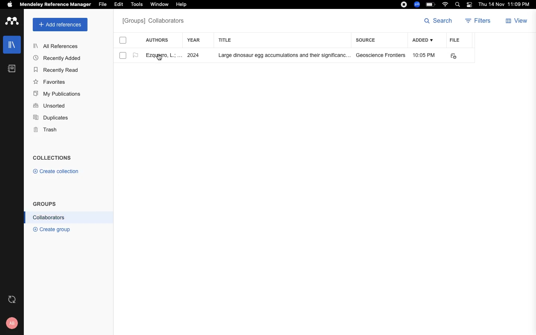 The width and height of the screenshot is (536, 335). What do you see at coordinates (55, 5) in the screenshot?
I see `Mendeley Reference Manager` at bounding box center [55, 5].